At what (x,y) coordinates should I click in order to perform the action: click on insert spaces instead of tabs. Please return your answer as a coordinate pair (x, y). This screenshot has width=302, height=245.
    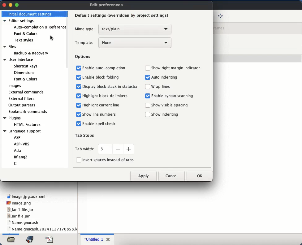
    Looking at the image, I should click on (109, 160).